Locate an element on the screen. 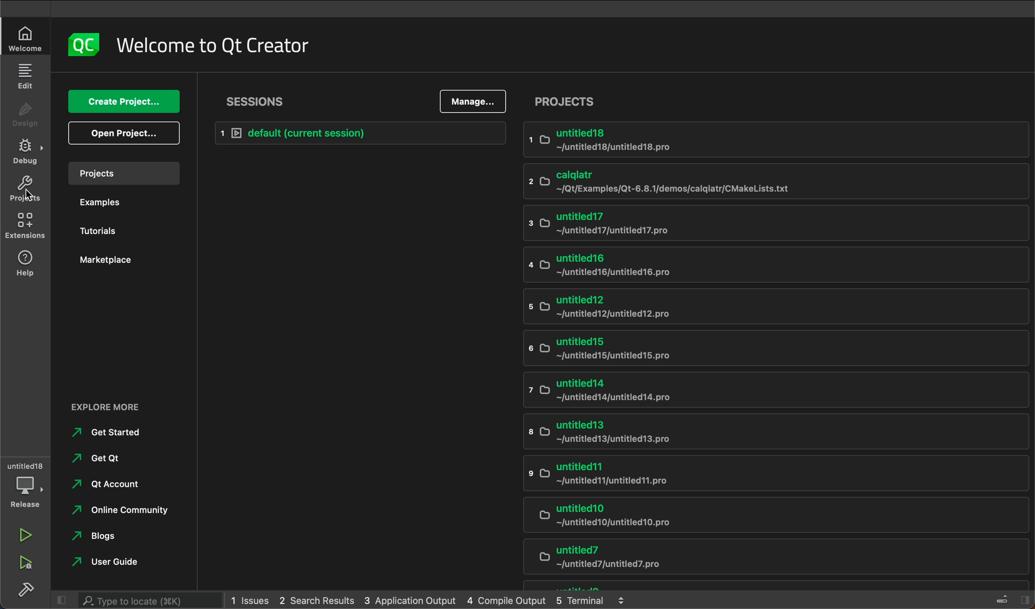 Image resolution: width=1035 pixels, height=609 pixels. manage is located at coordinates (471, 102).